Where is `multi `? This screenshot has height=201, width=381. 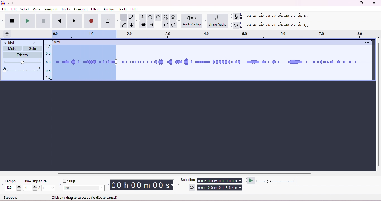
multi  is located at coordinates (131, 25).